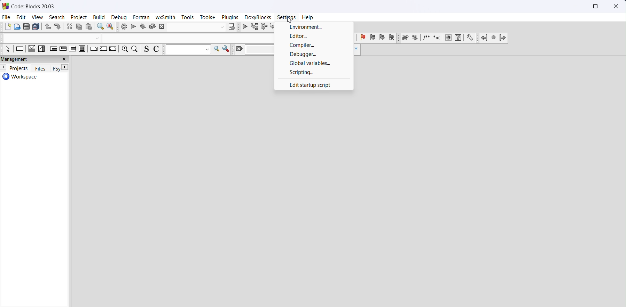 This screenshot has height=307, width=626. What do you see at coordinates (55, 69) in the screenshot?
I see `FSy` at bounding box center [55, 69].